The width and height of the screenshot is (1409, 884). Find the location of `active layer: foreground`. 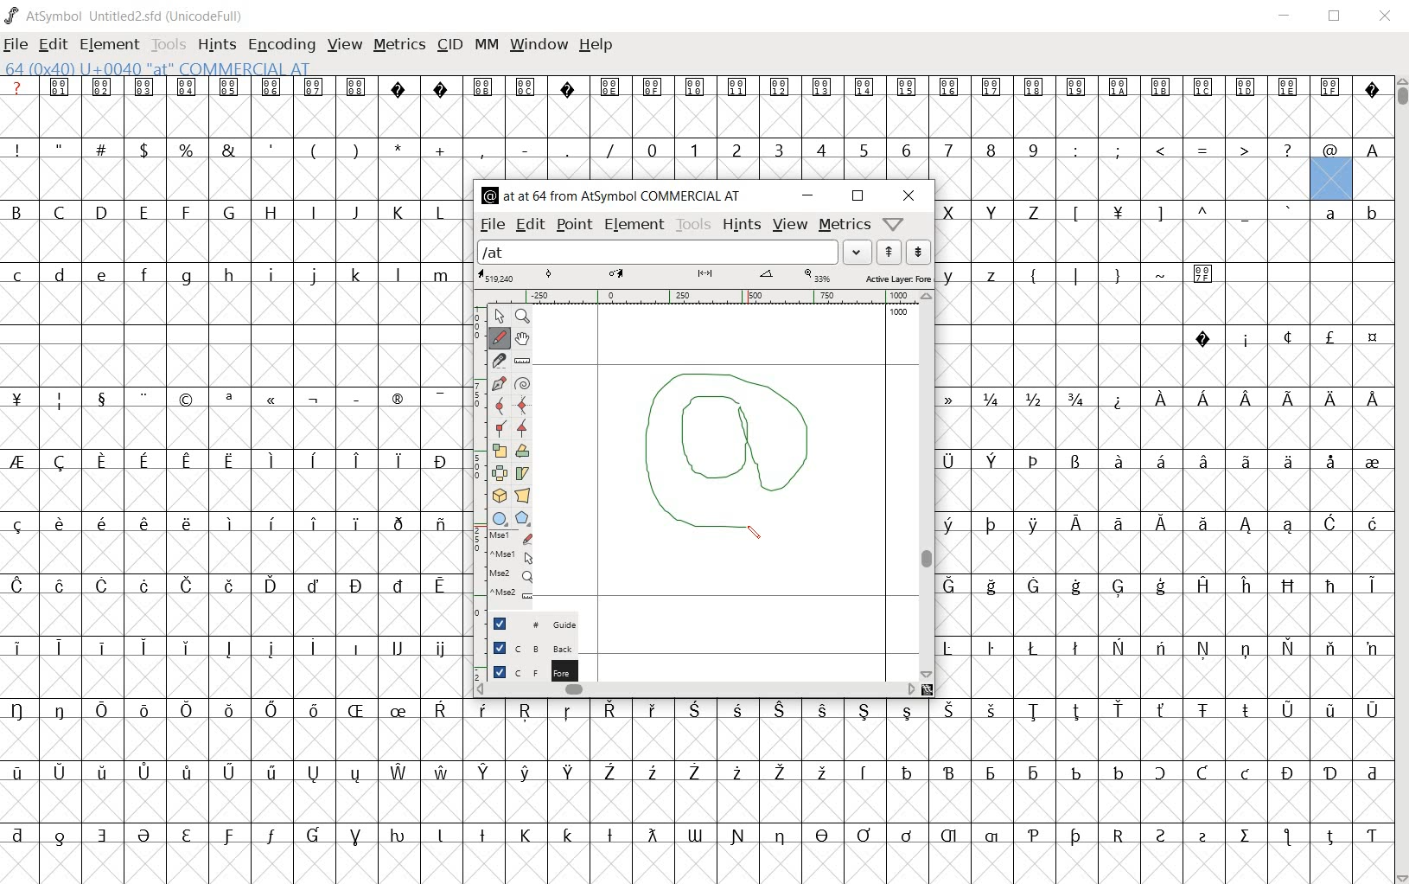

active layer: foreground is located at coordinates (704, 277).